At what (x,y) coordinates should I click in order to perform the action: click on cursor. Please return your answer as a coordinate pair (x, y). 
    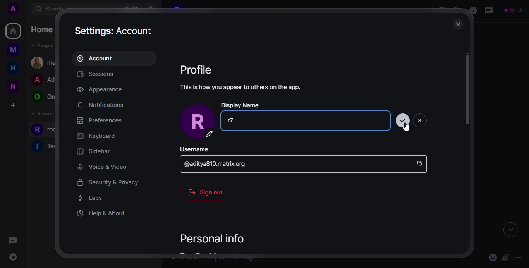
    Looking at the image, I should click on (407, 127).